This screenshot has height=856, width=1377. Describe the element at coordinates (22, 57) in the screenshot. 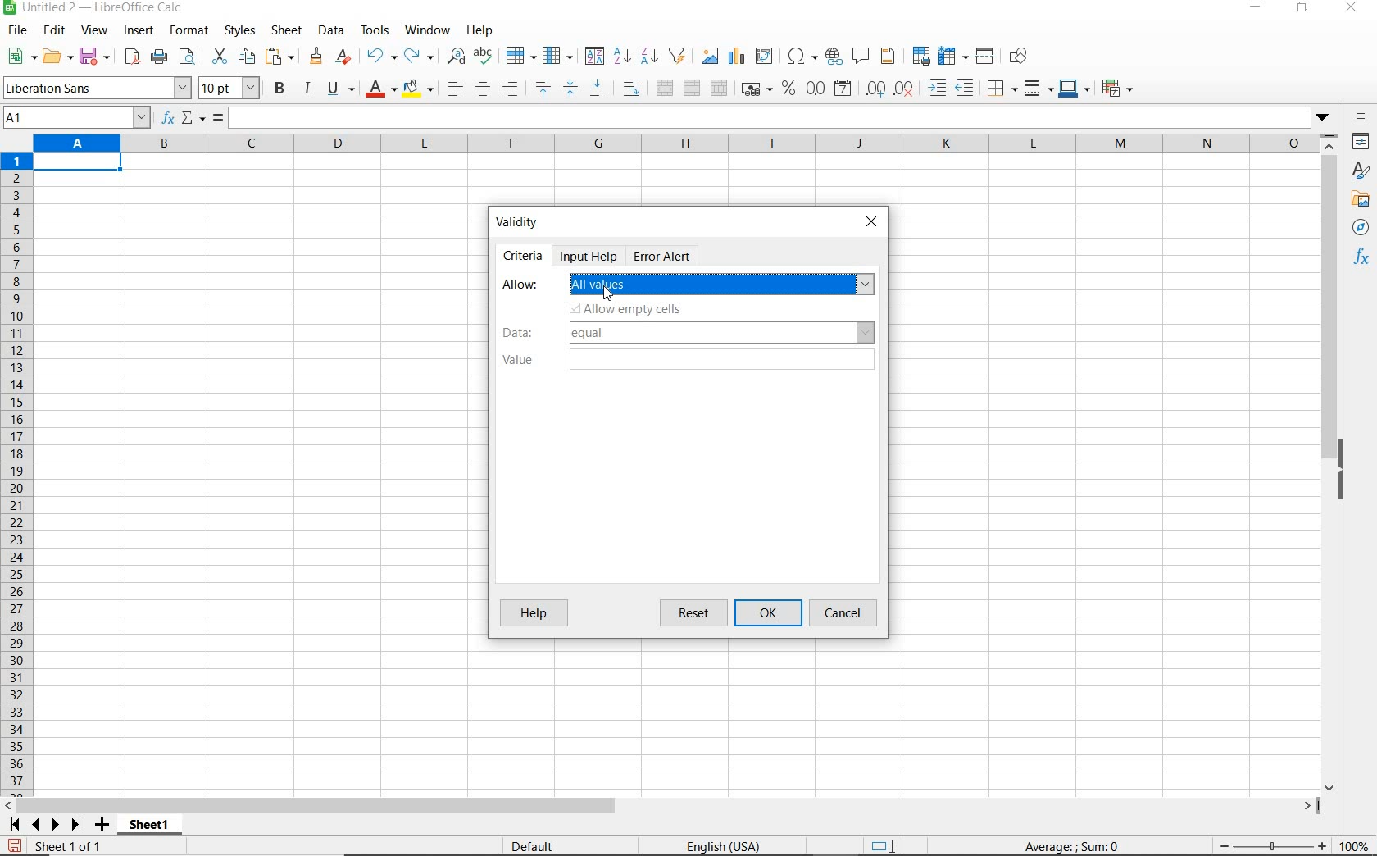

I see `new` at that location.